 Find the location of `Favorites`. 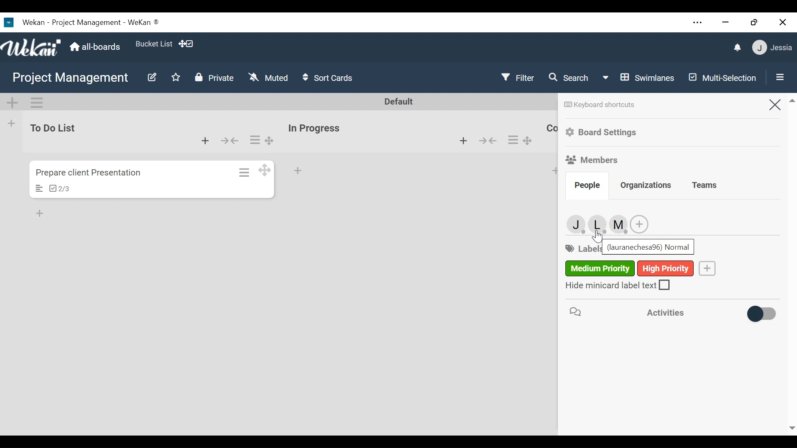

Favorites is located at coordinates (175, 78).